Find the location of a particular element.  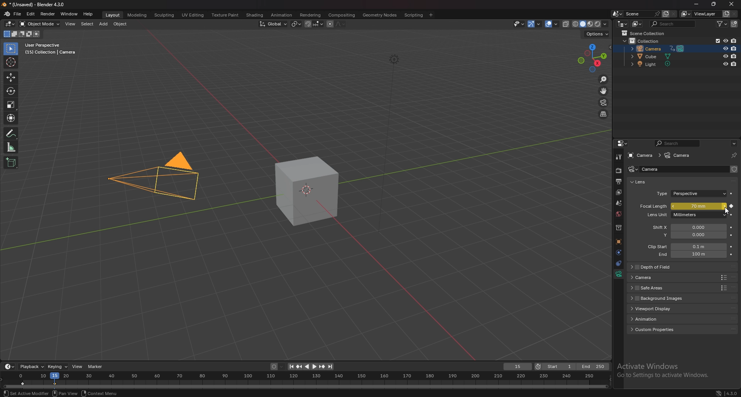

marker is located at coordinates (96, 367).